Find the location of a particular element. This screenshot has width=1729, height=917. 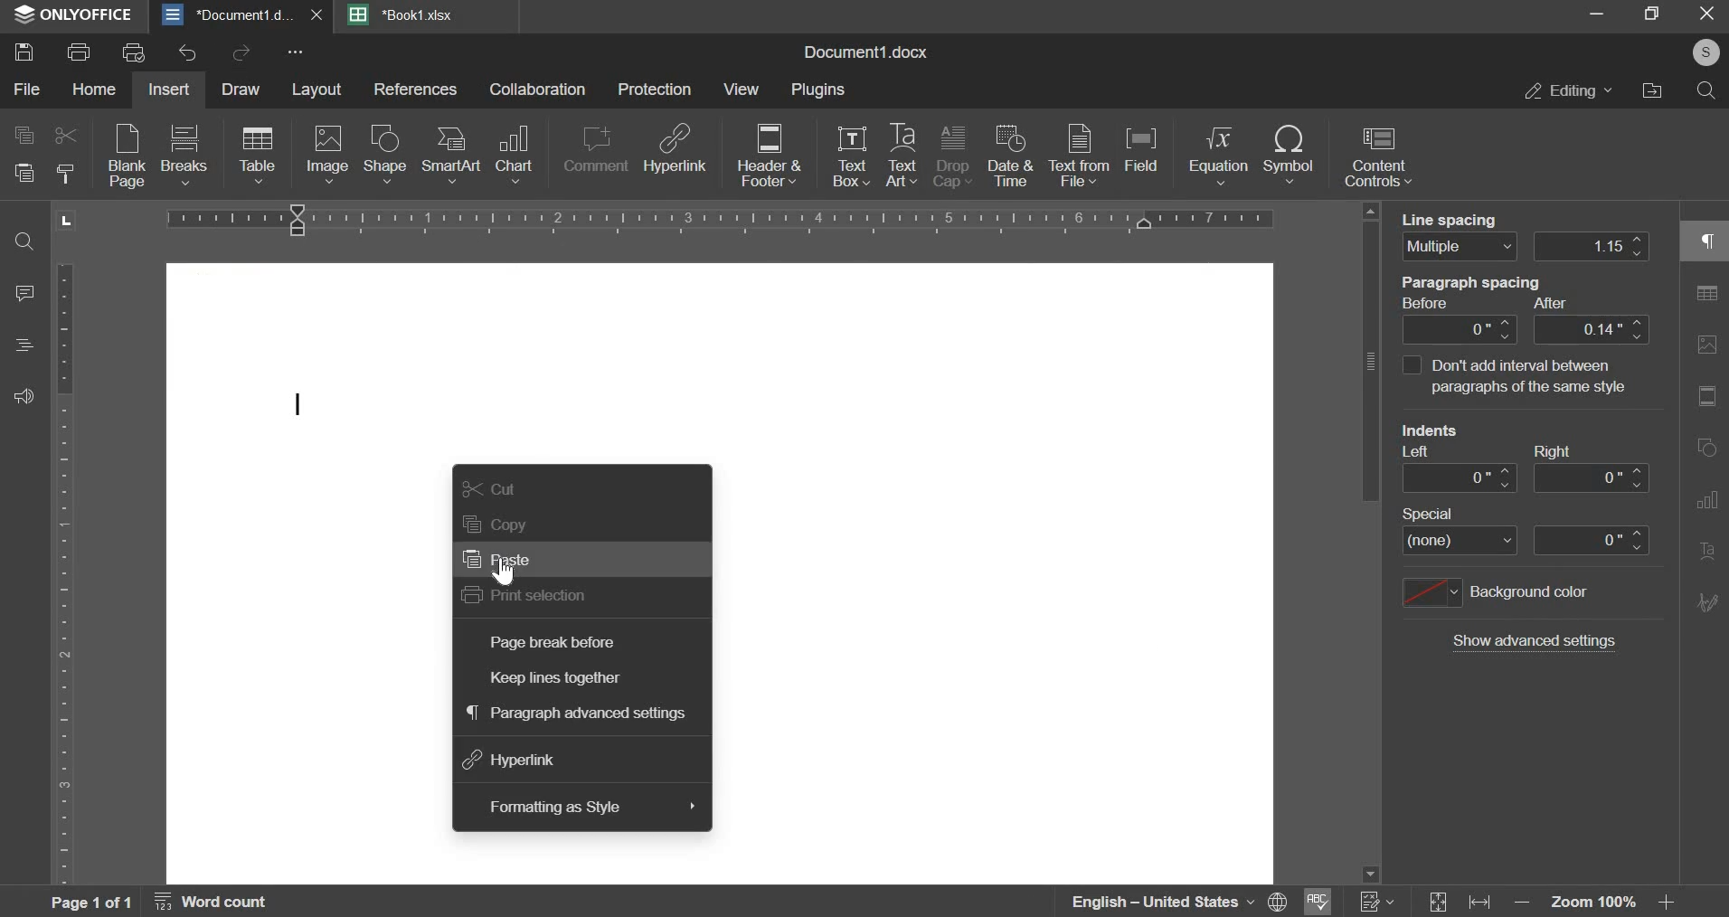

comment is located at coordinates (594, 153).